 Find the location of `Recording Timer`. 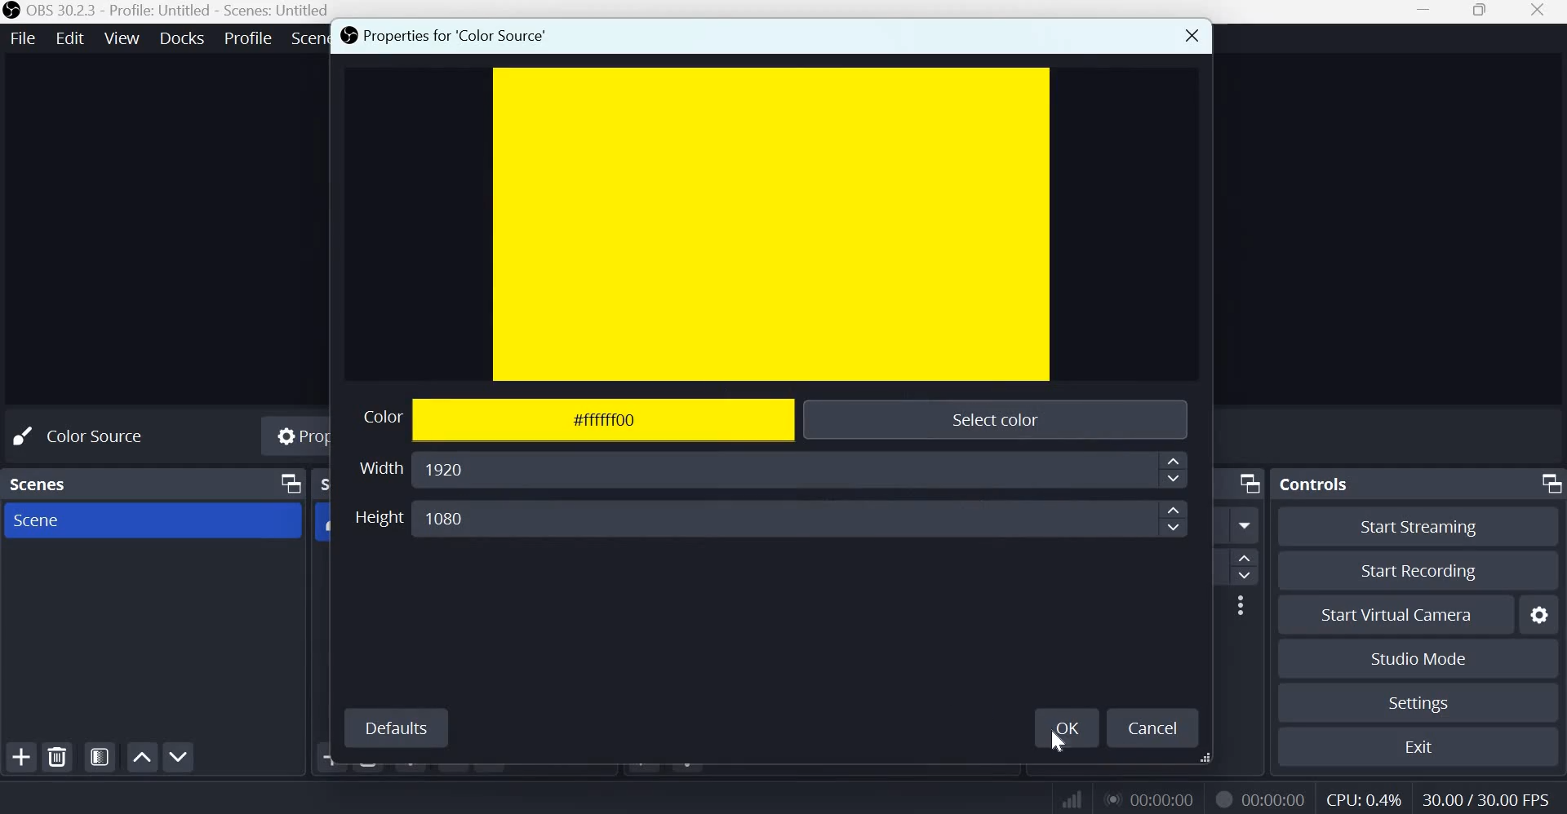

Recording Timer is located at coordinates (1276, 799).